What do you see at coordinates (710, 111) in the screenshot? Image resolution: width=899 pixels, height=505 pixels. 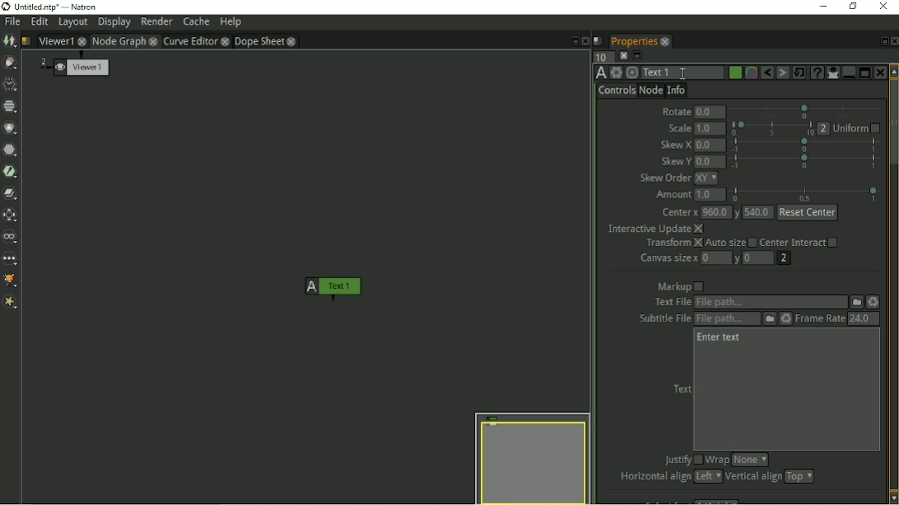 I see `0.0` at bounding box center [710, 111].